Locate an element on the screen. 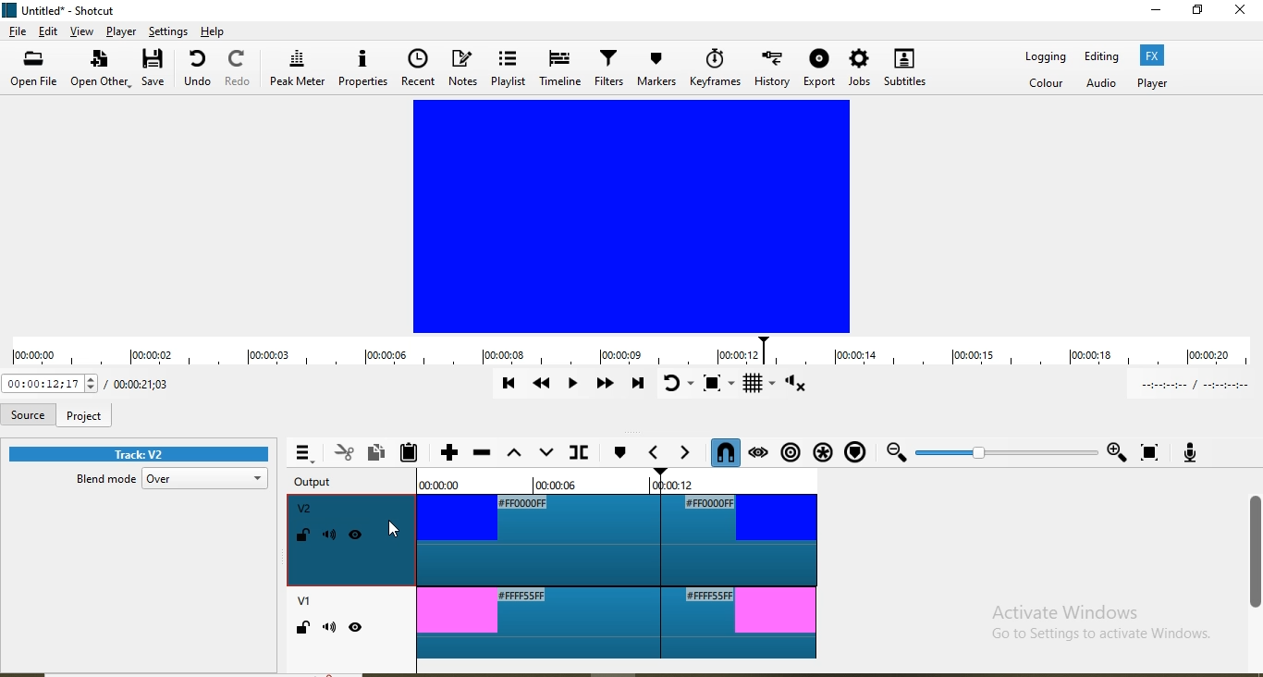  file name is located at coordinates (67, 8).